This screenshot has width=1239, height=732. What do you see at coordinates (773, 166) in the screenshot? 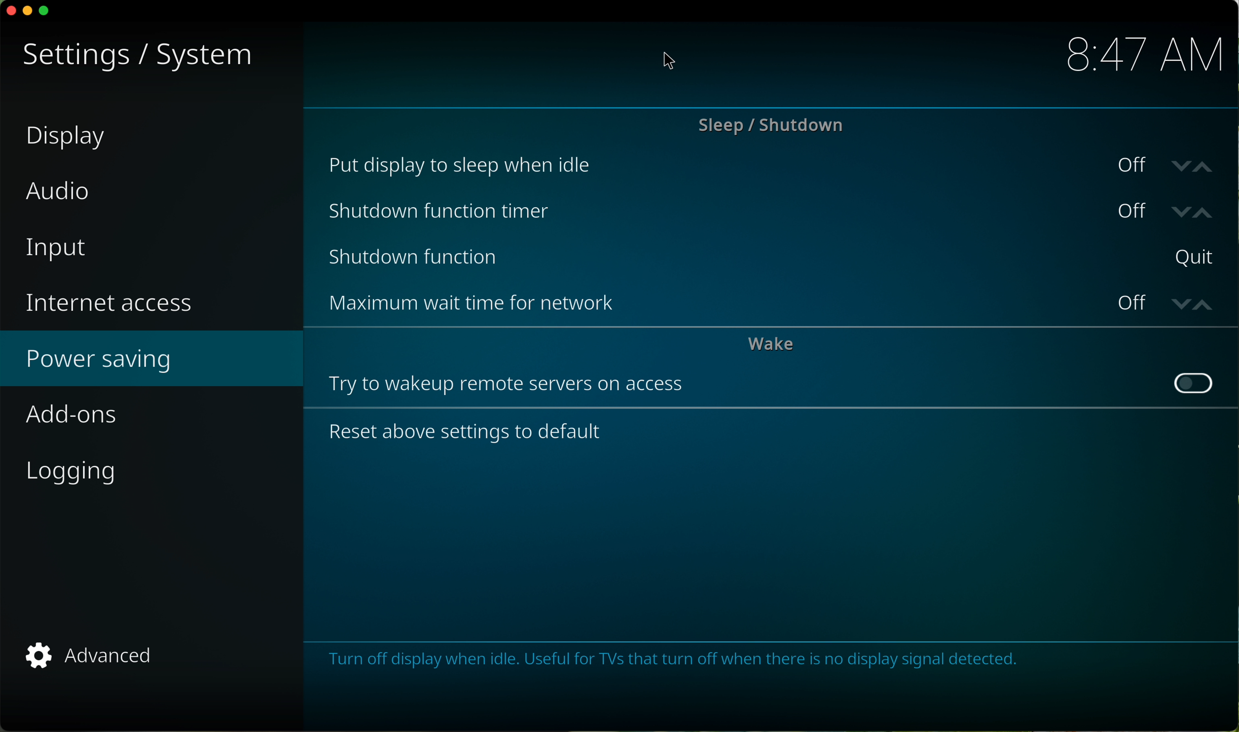
I see `updates` at bounding box center [773, 166].